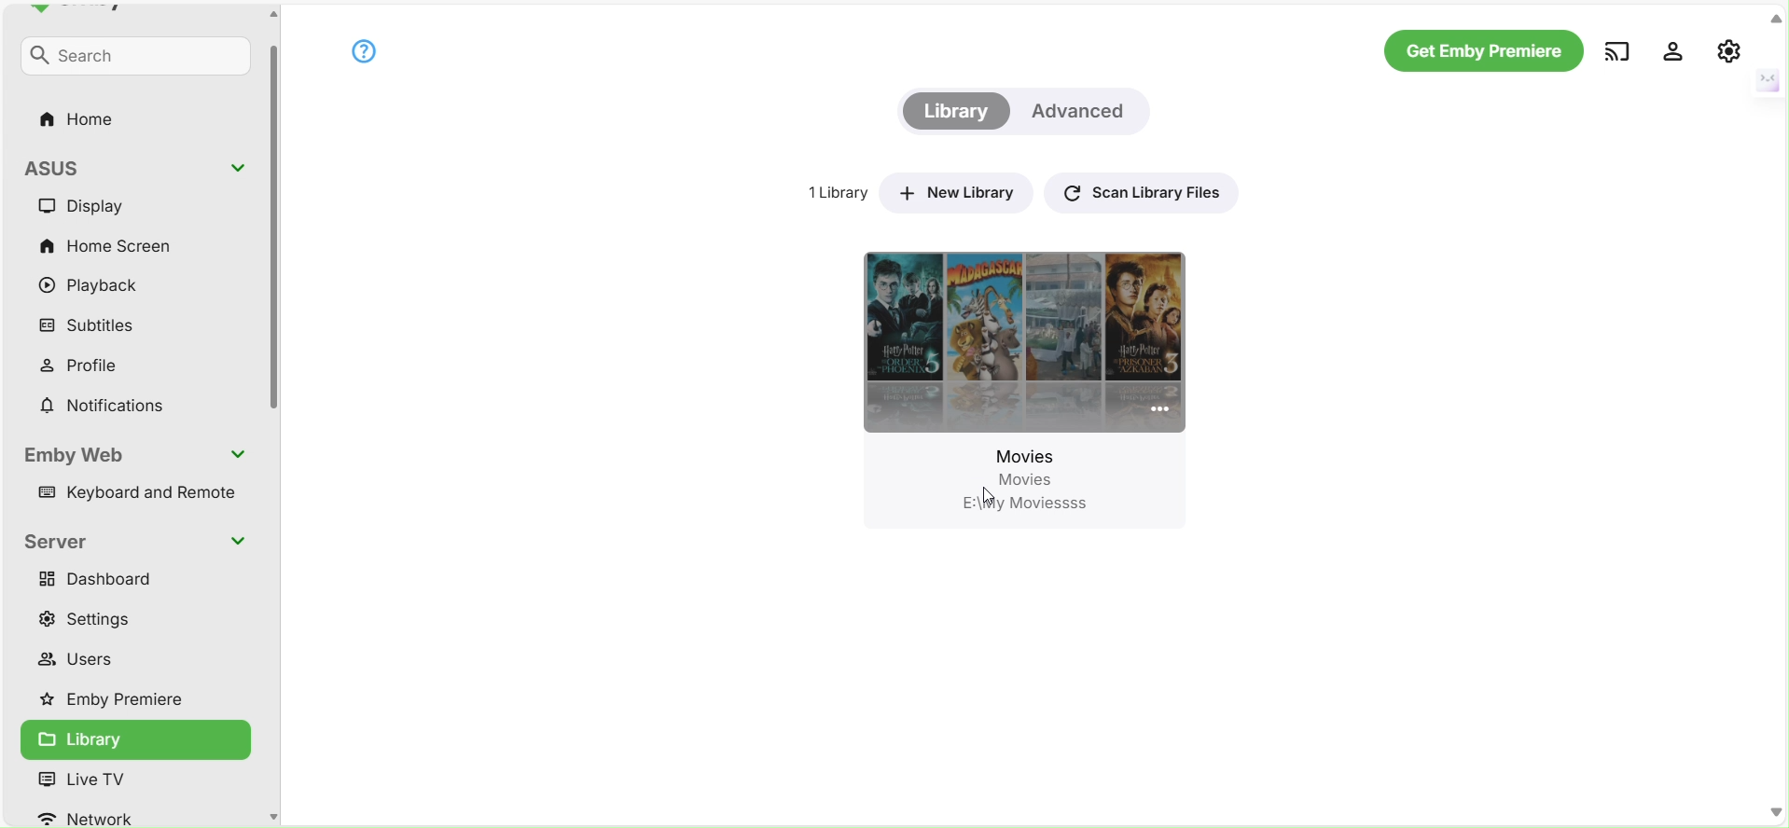  Describe the element at coordinates (1040, 504) in the screenshot. I see `location E:\My Moviessss` at that location.